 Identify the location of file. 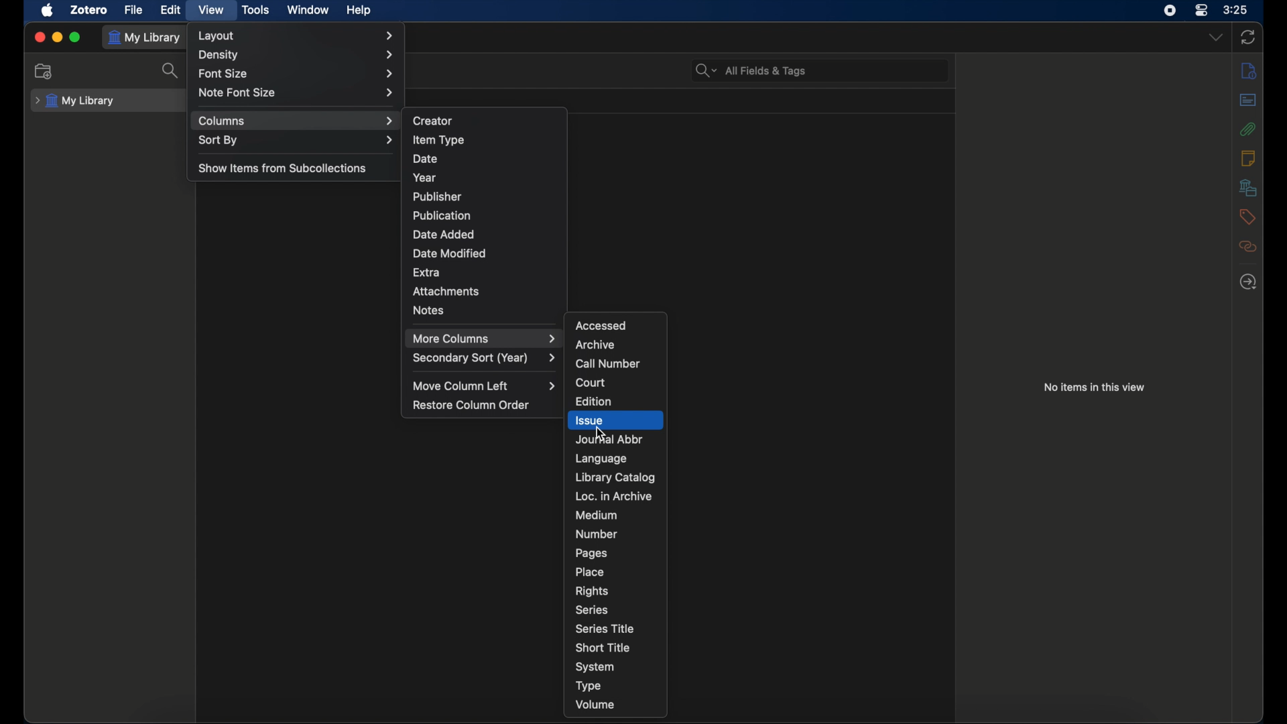
(133, 9).